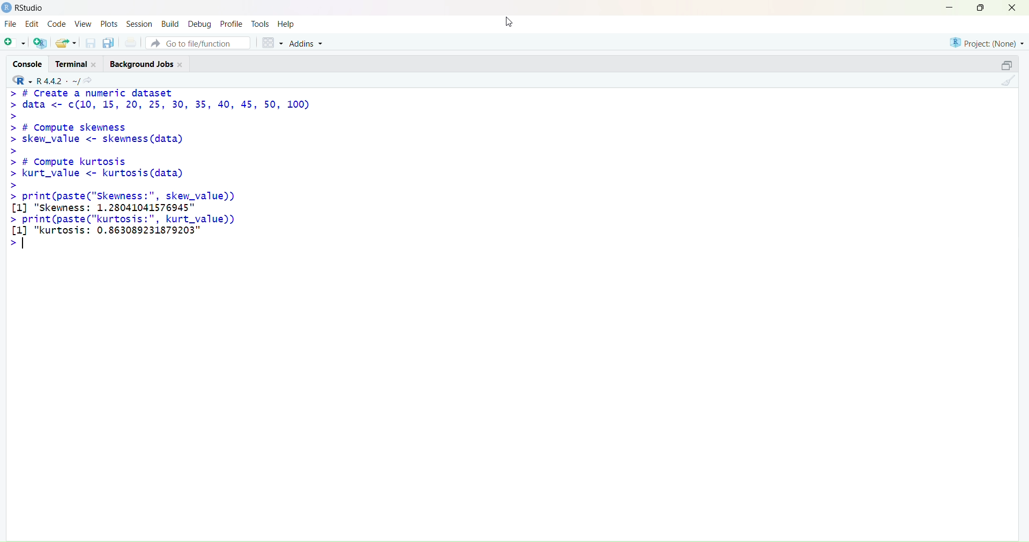 This screenshot has height=542, width=1029. I want to click on View, so click(82, 25).